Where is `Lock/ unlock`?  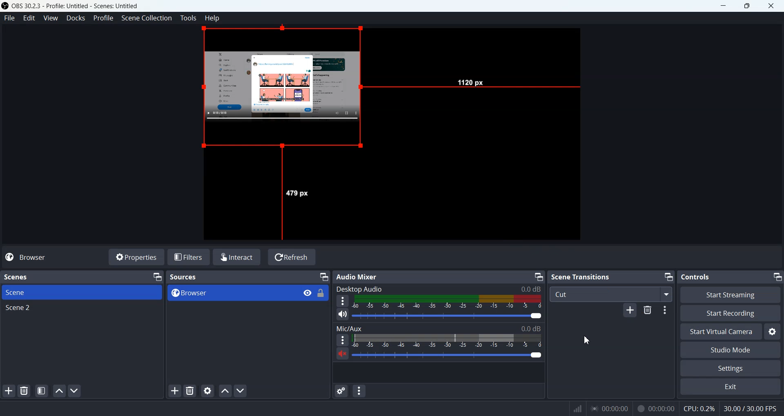 Lock/ unlock is located at coordinates (321, 293).